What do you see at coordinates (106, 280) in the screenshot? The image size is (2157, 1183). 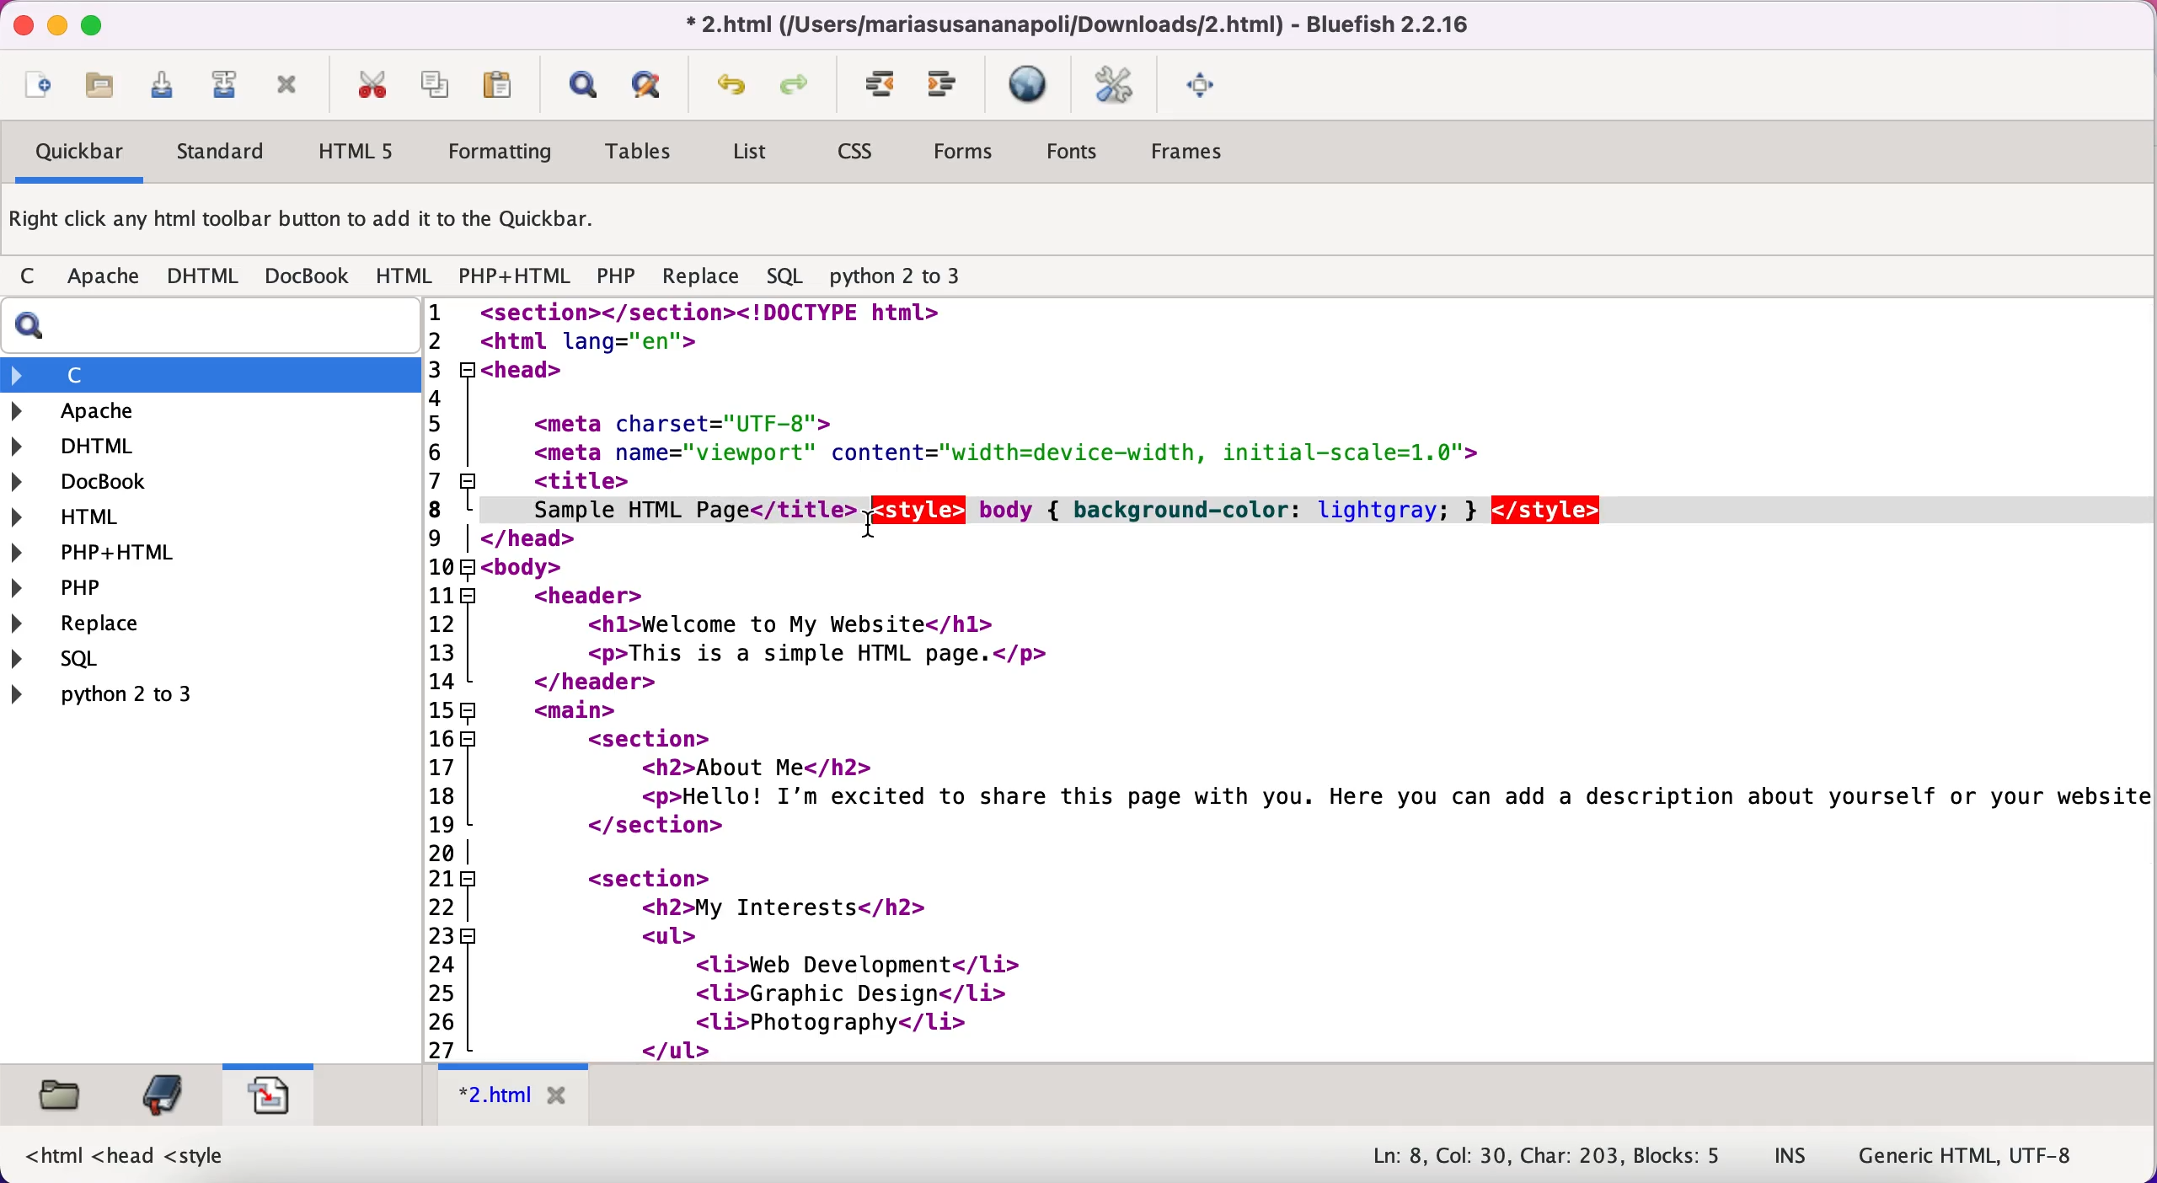 I see `apache` at bounding box center [106, 280].